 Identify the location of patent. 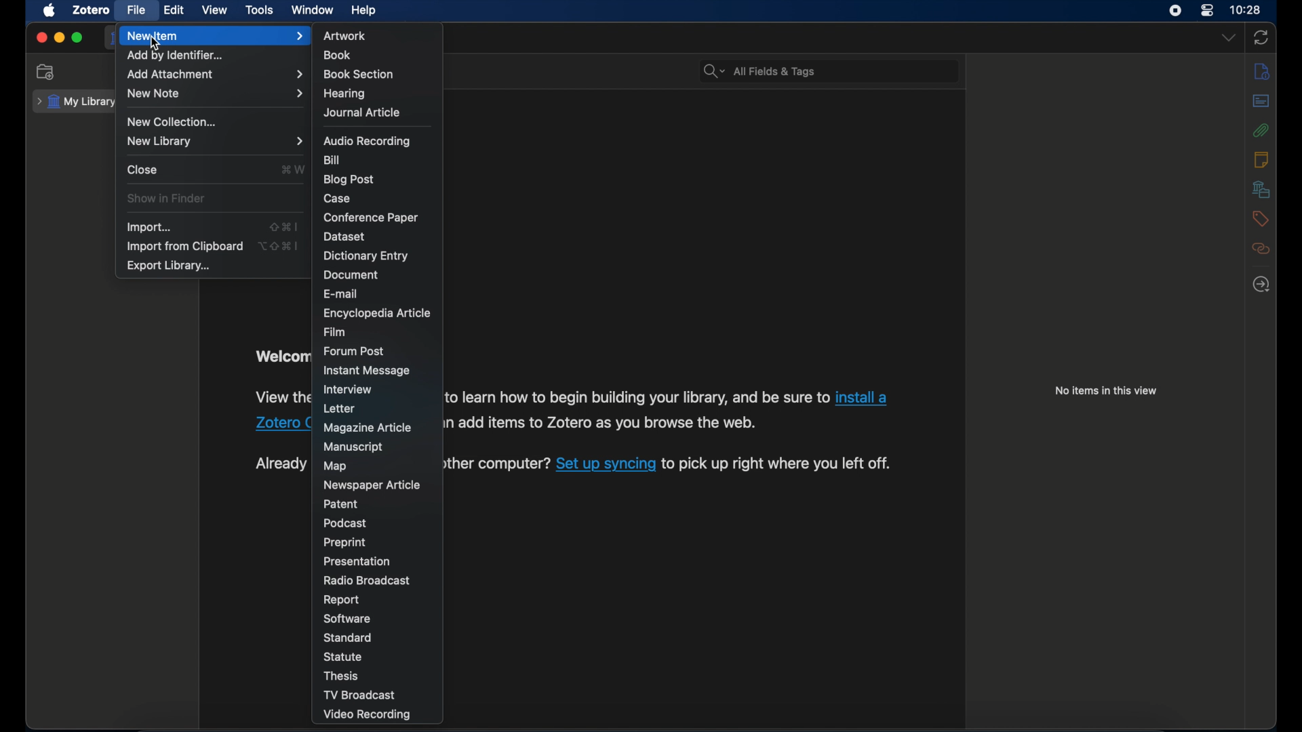
(341, 504).